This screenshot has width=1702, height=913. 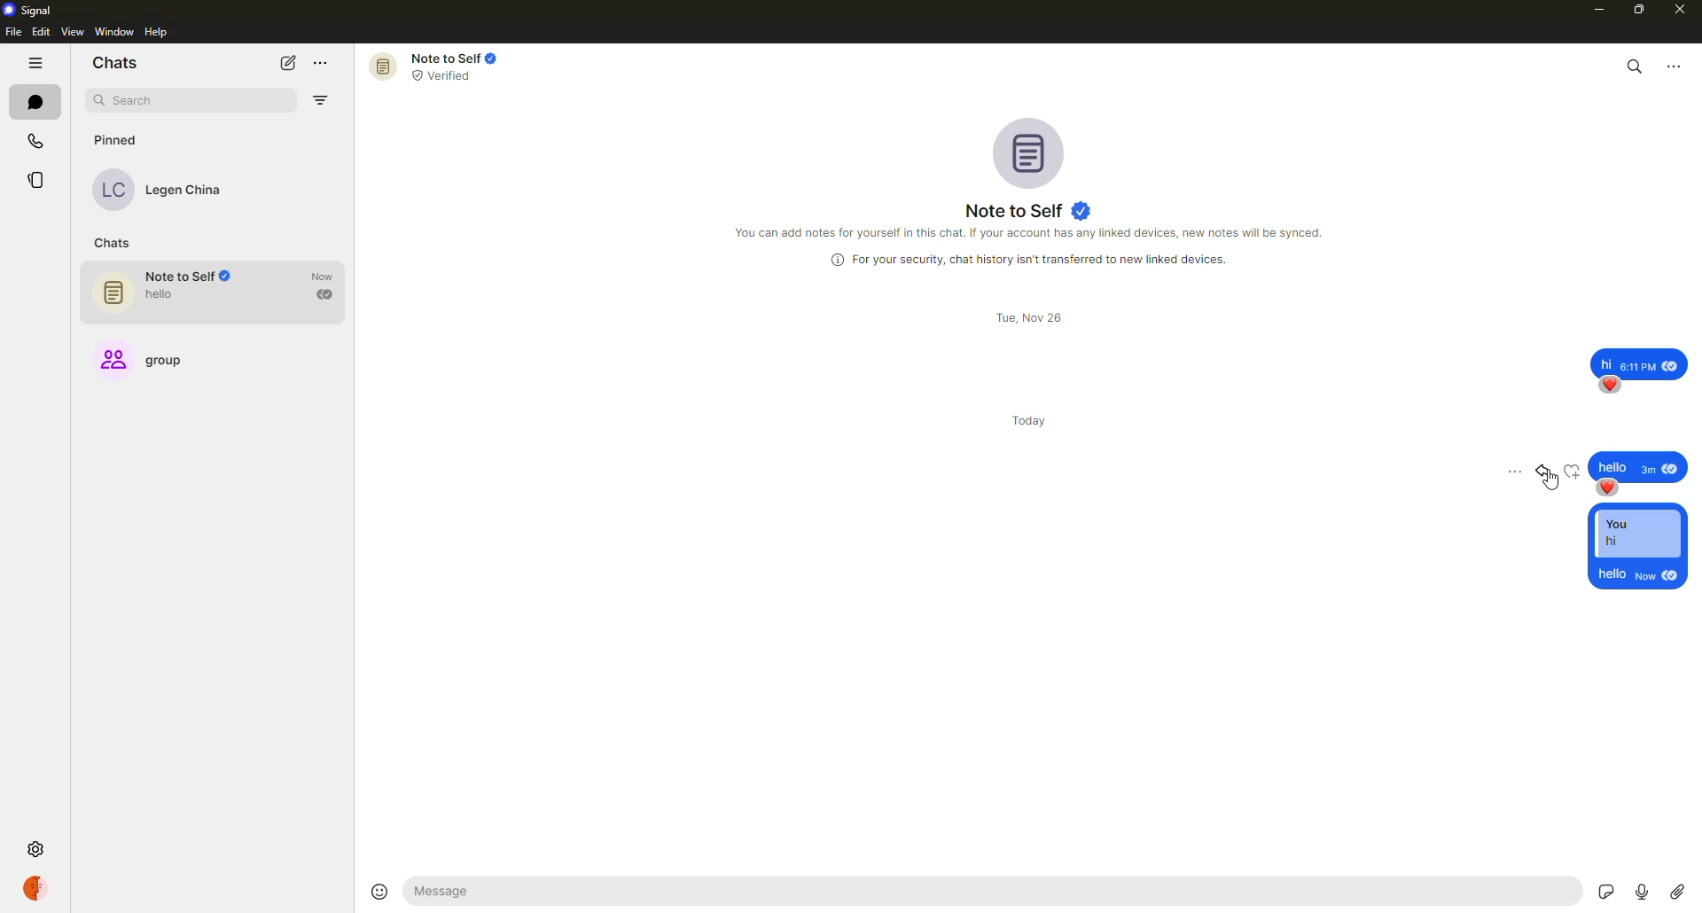 What do you see at coordinates (1635, 12) in the screenshot?
I see `maximize` at bounding box center [1635, 12].